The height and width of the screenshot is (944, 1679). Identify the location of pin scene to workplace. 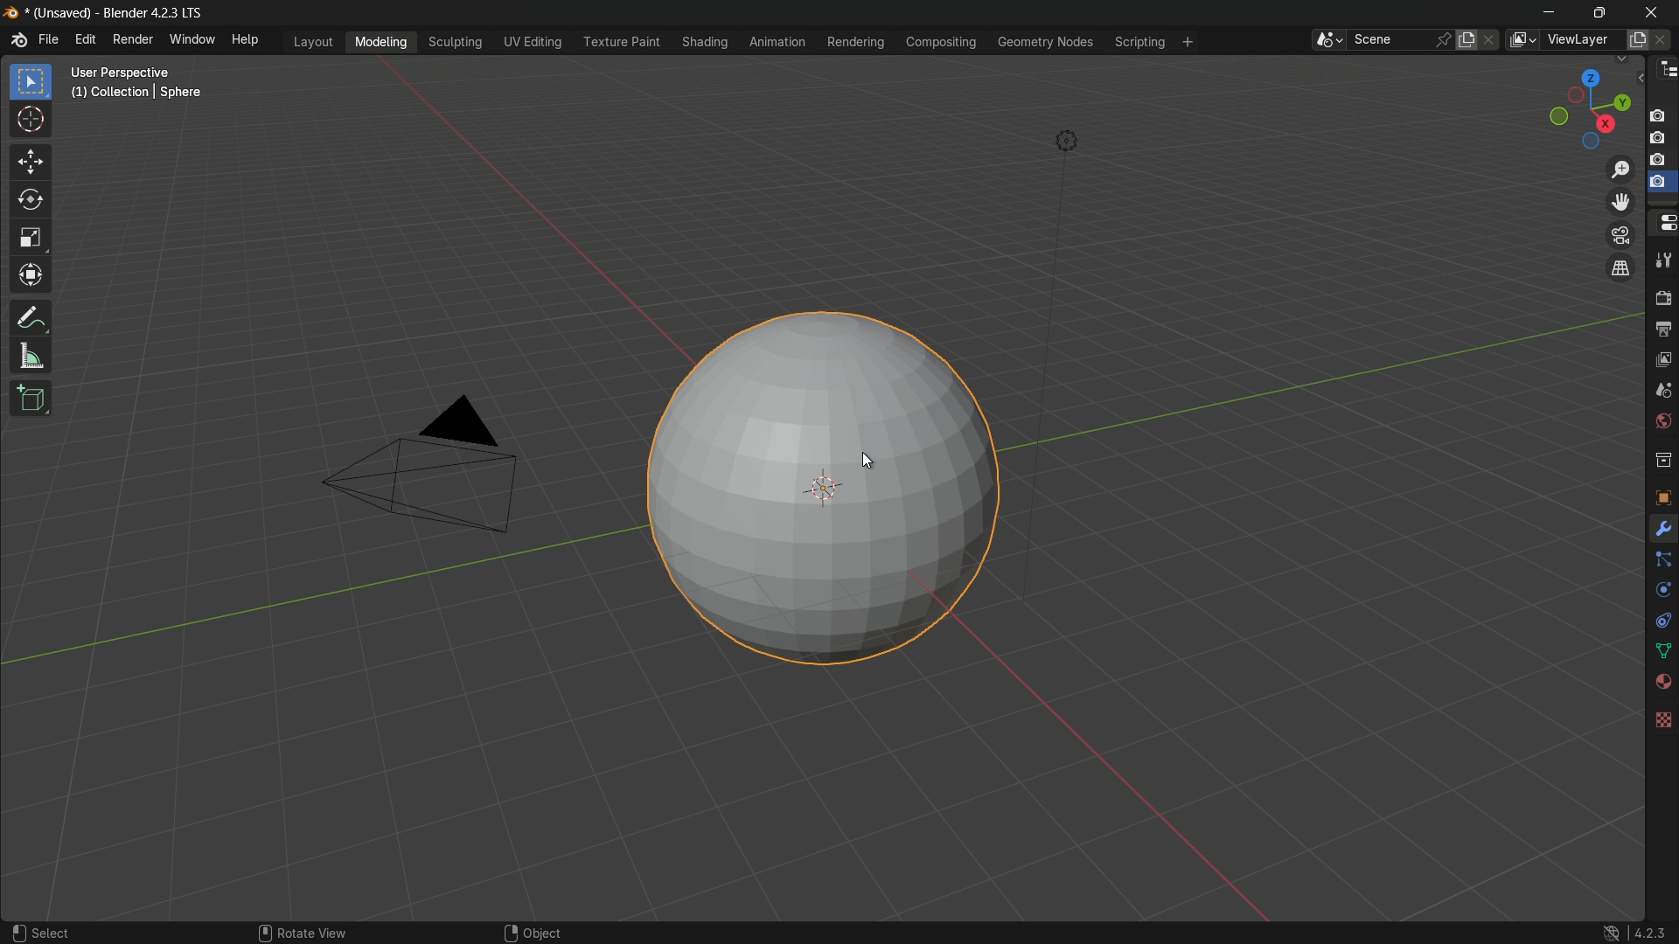
(1445, 38).